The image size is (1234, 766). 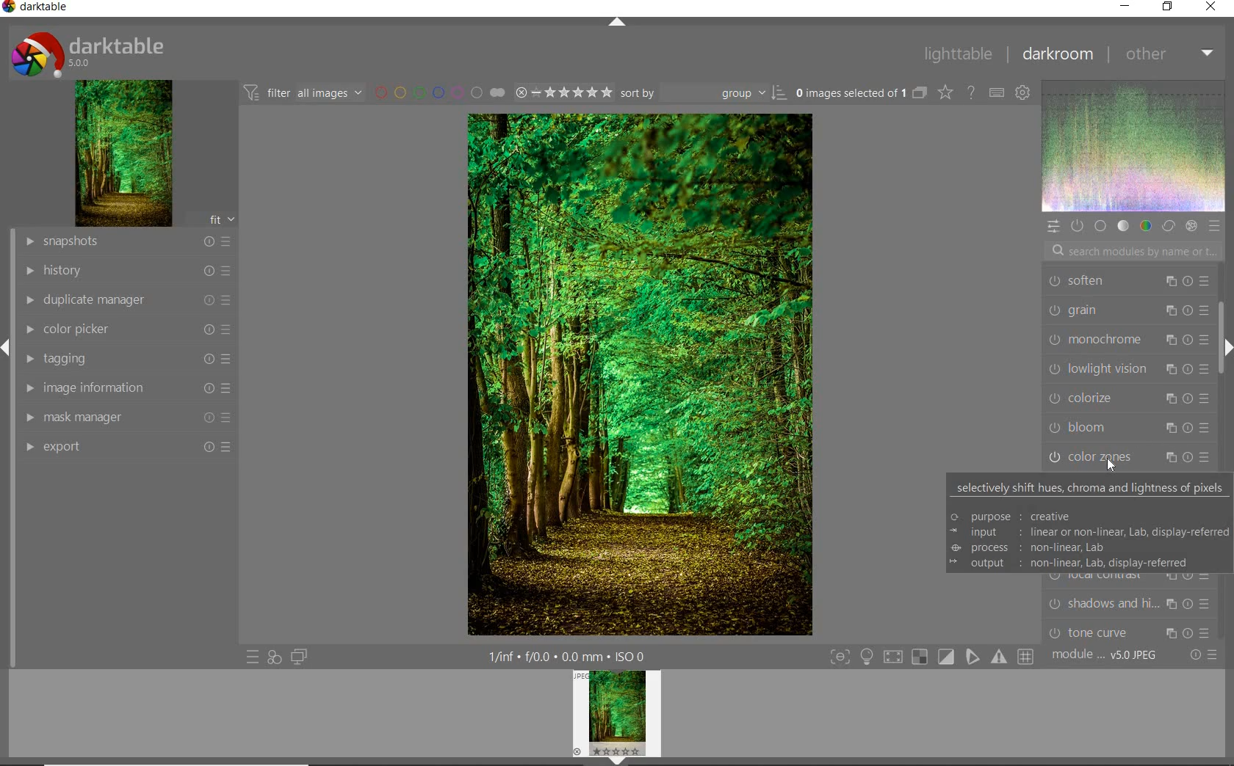 What do you see at coordinates (616, 21) in the screenshot?
I see `EXPAND/COLLAPSE` at bounding box center [616, 21].